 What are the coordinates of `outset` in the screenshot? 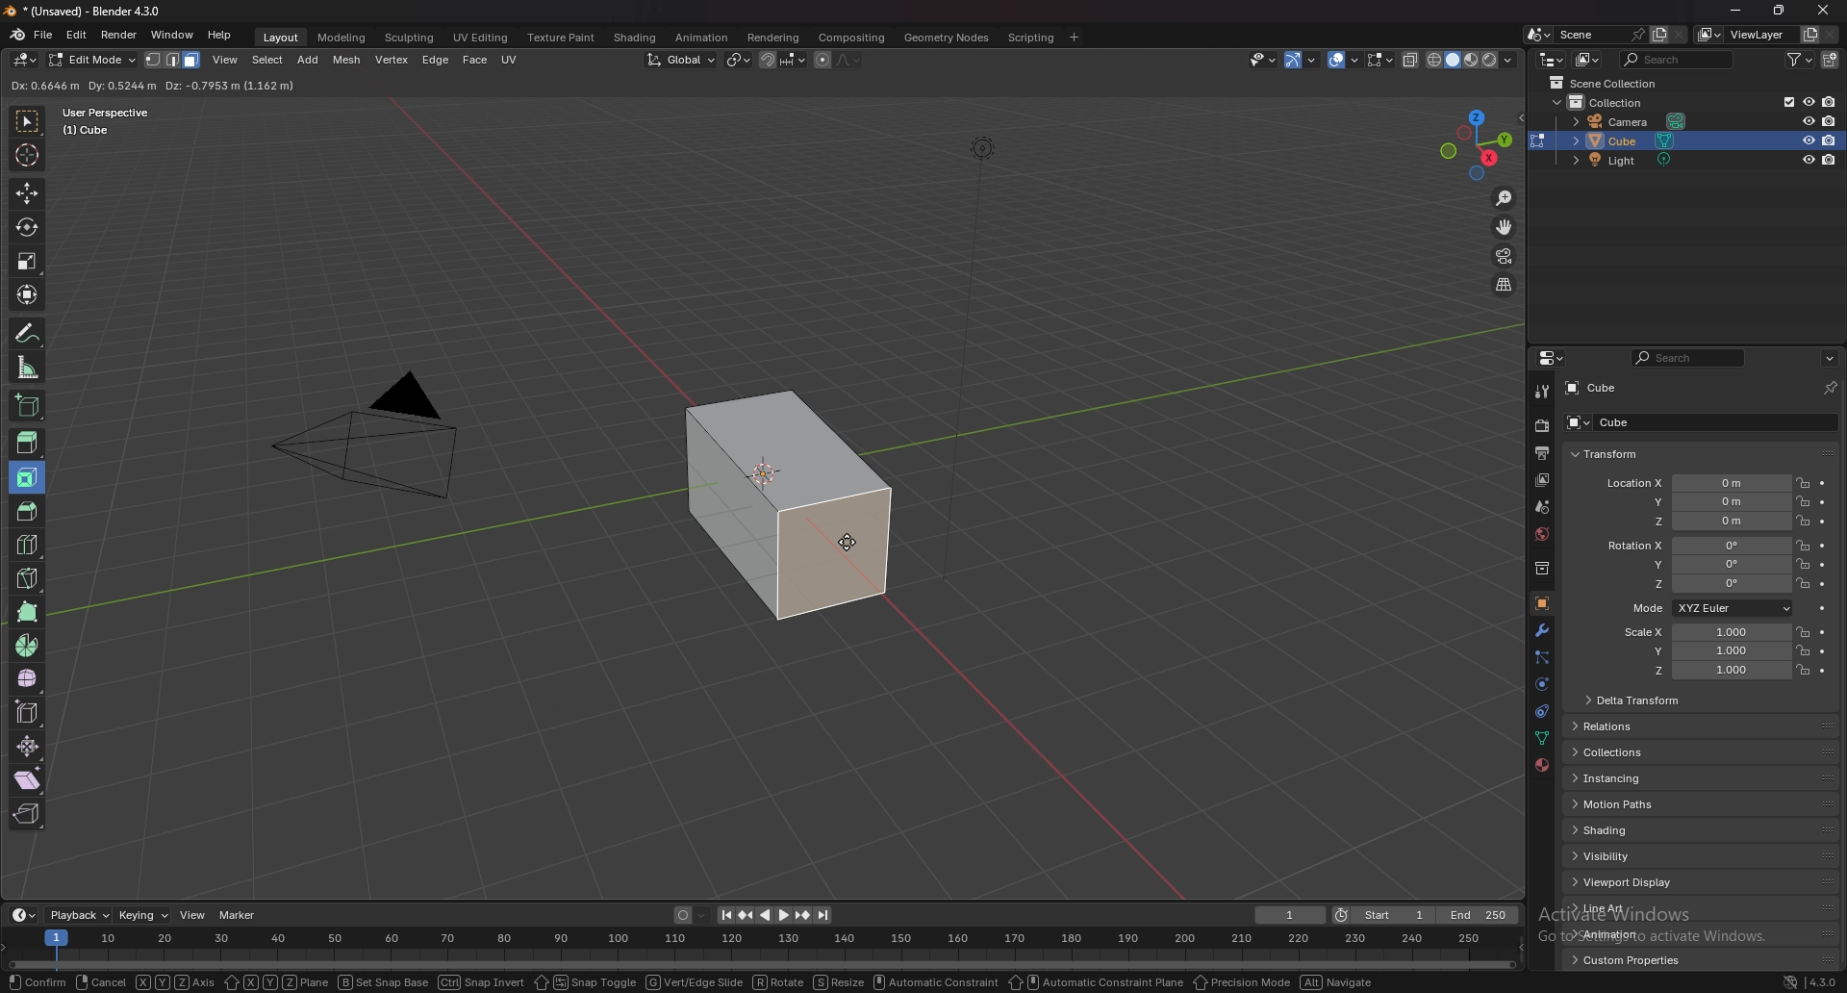 It's located at (166, 86).